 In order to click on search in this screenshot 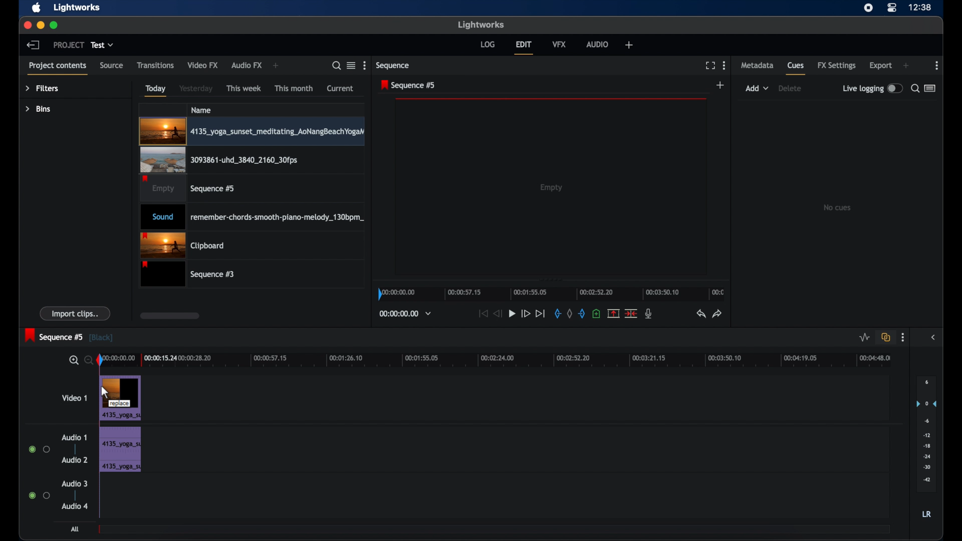, I will do `click(336, 66)`.